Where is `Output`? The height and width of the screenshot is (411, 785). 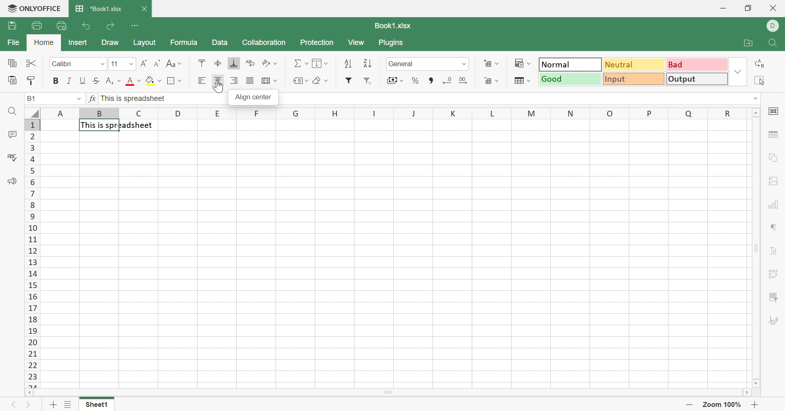
Output is located at coordinates (698, 79).